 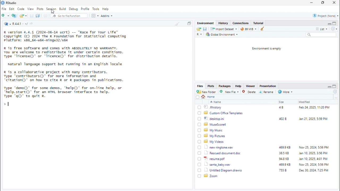 I want to click on File, so click(x=5, y=9).